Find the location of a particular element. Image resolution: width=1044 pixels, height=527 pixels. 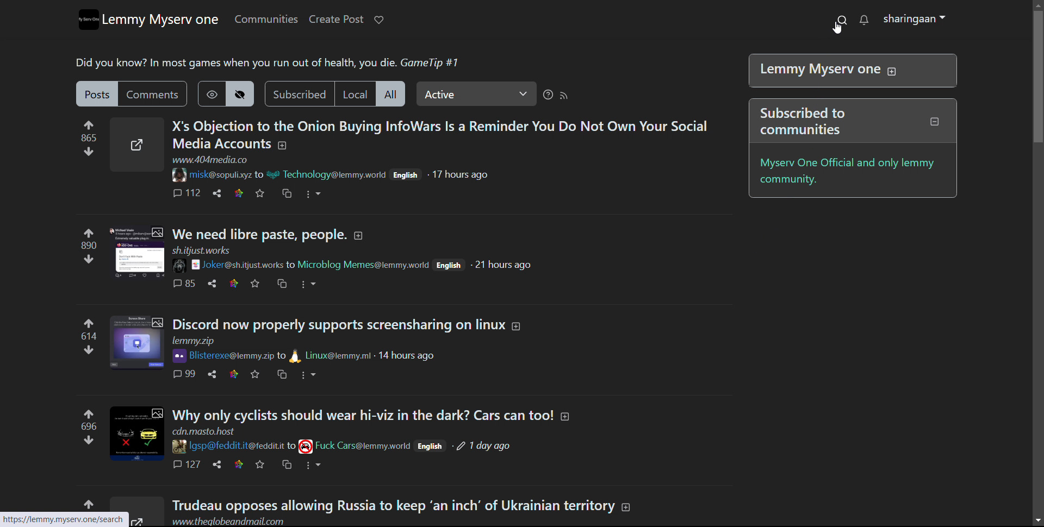

comments is located at coordinates (155, 94).